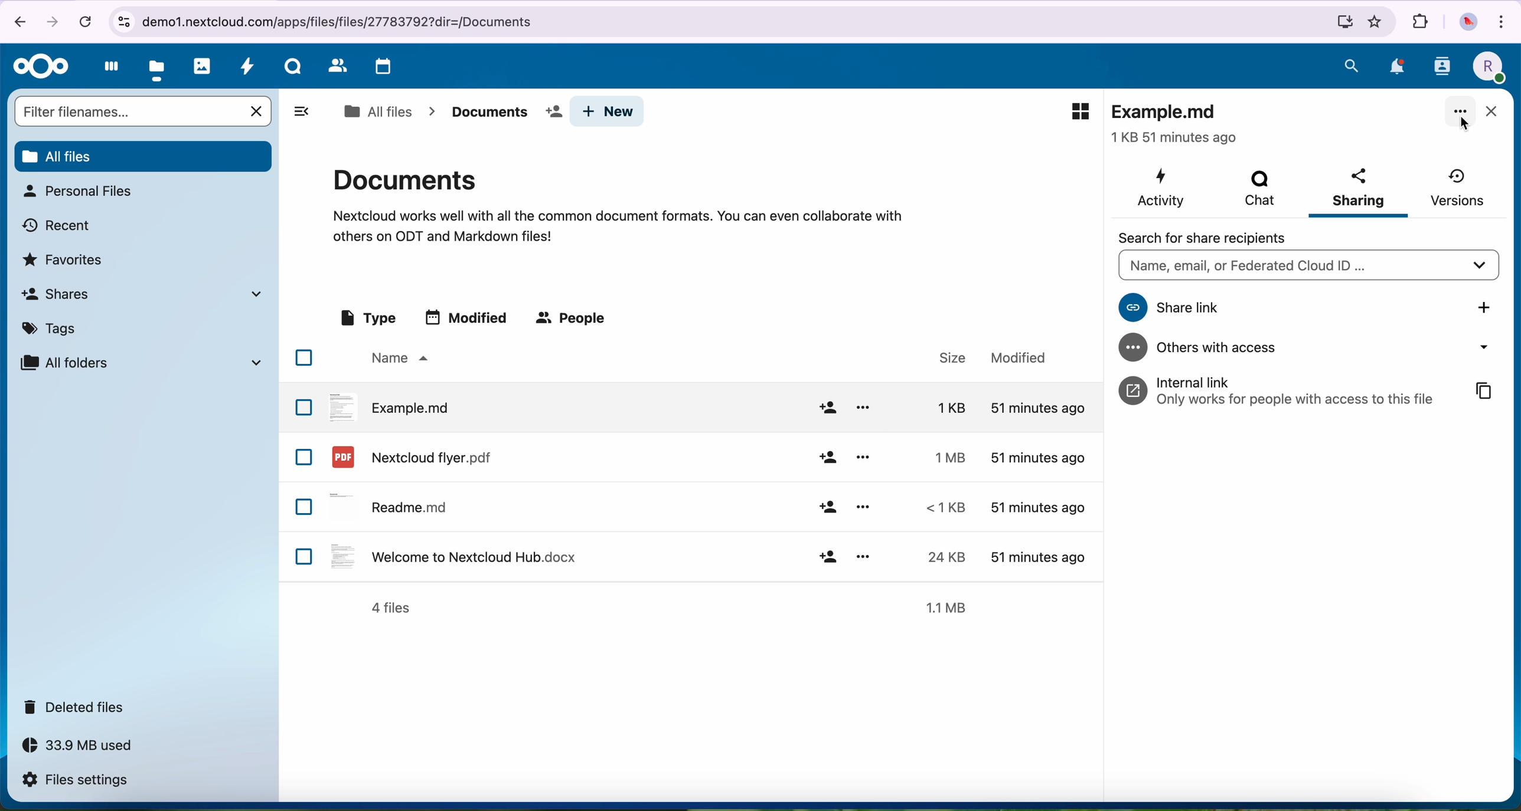 The image size is (1521, 811). Describe the element at coordinates (146, 294) in the screenshot. I see `shares tab` at that location.